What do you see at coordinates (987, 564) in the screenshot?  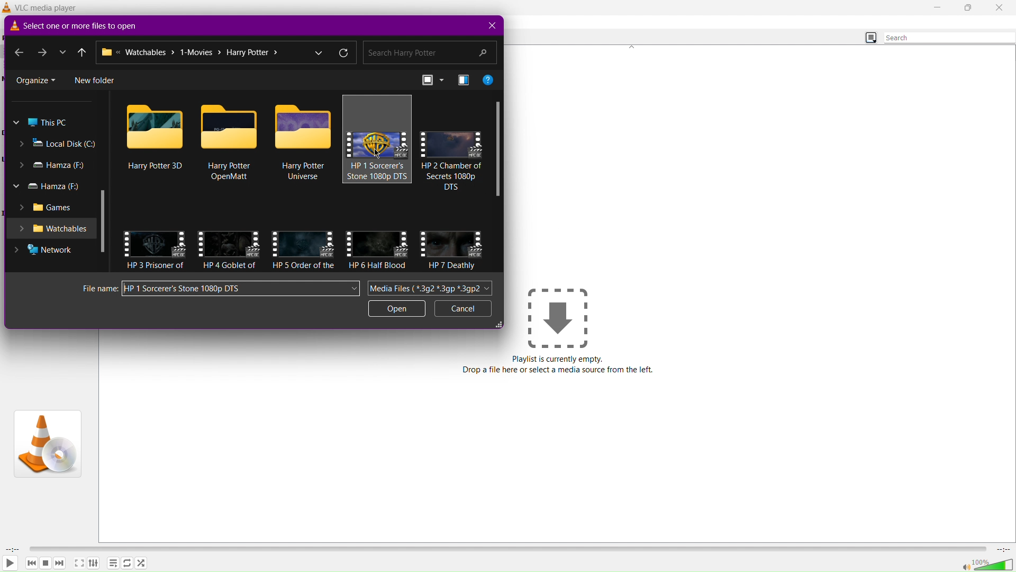 I see `Volume` at bounding box center [987, 564].